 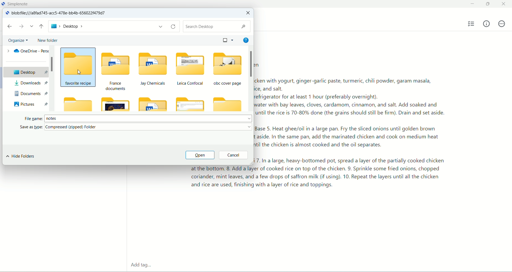 I want to click on onedrive, so click(x=26, y=51).